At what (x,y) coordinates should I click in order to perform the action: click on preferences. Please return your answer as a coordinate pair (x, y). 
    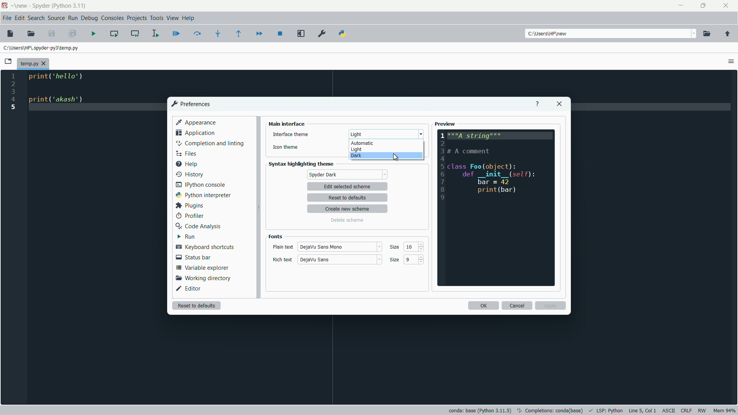
    Looking at the image, I should click on (190, 104).